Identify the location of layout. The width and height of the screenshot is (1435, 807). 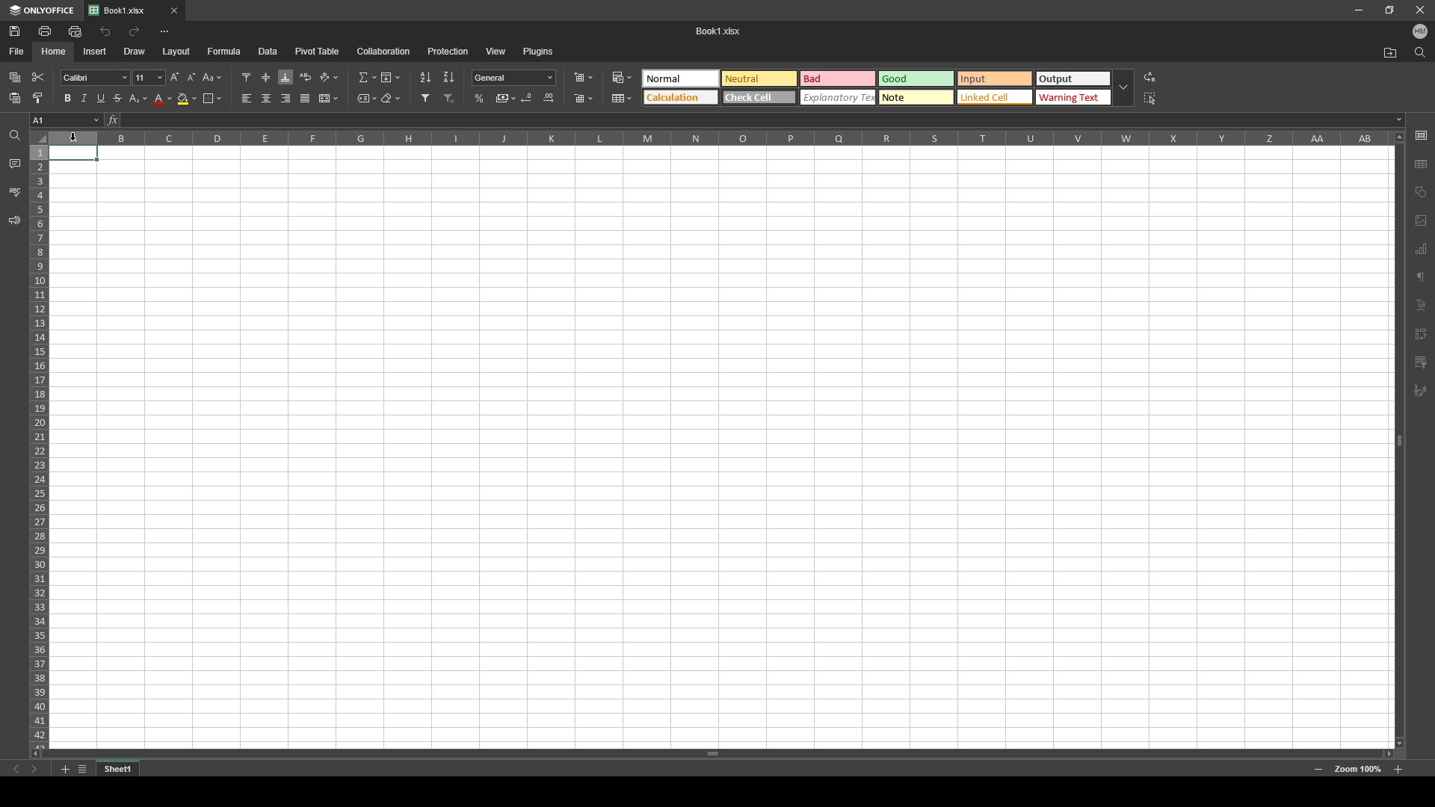
(176, 52).